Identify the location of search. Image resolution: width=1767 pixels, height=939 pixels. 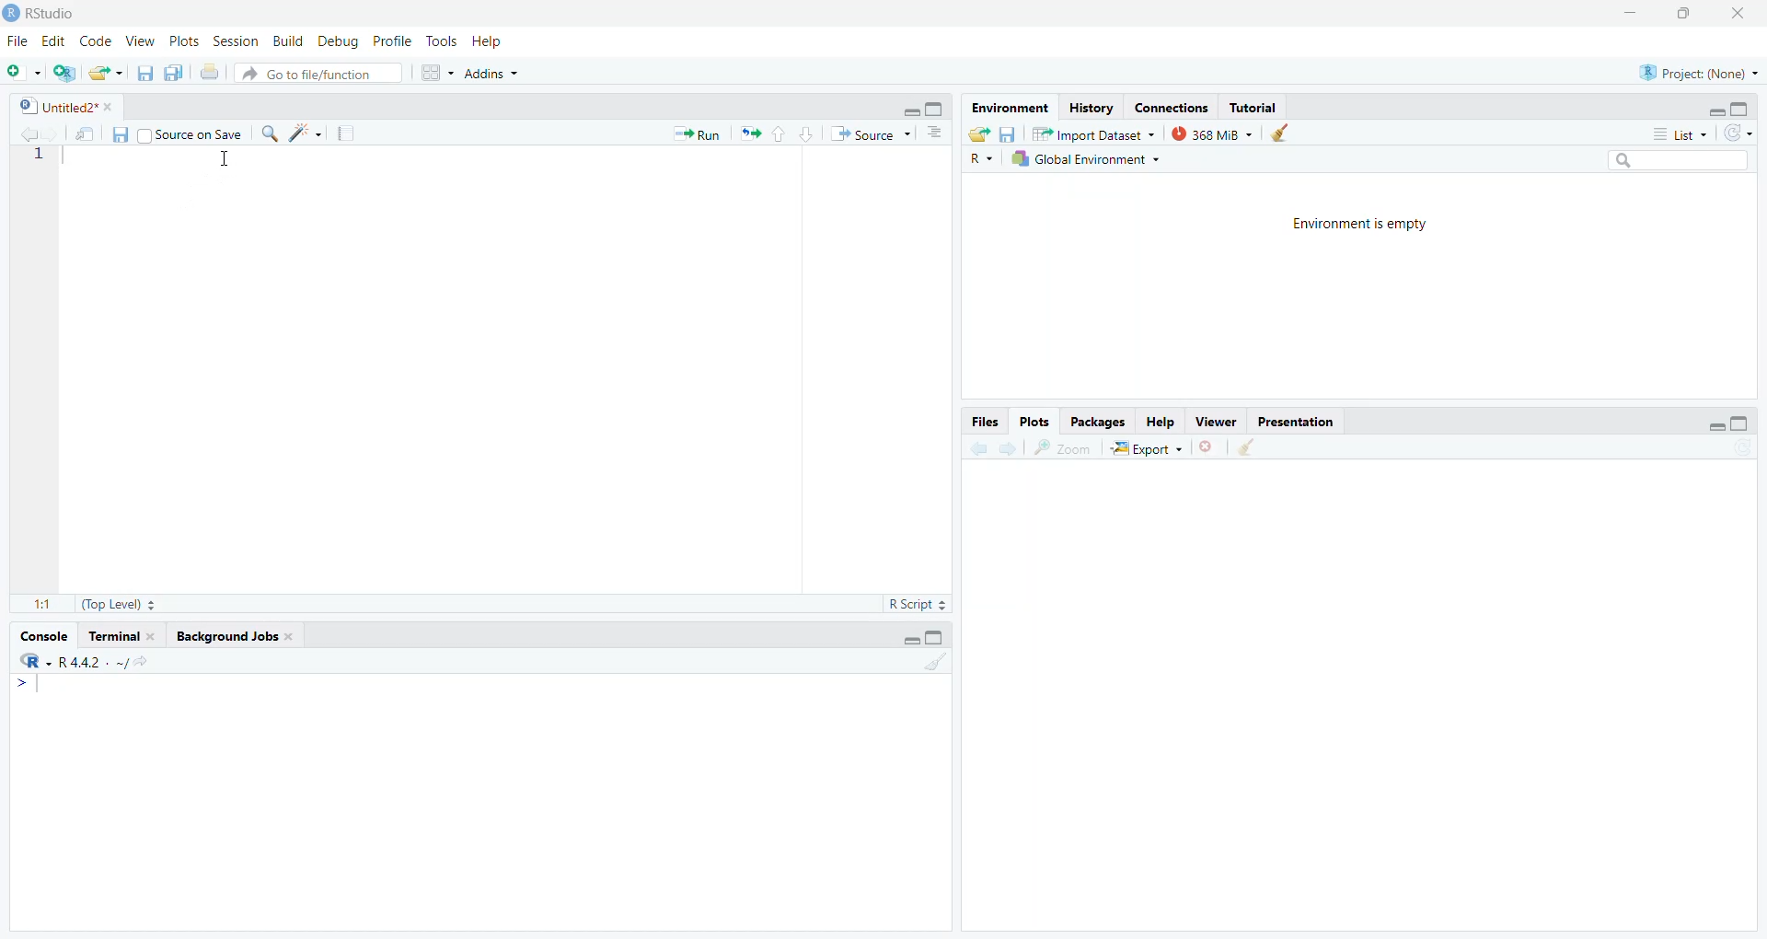
(1680, 162).